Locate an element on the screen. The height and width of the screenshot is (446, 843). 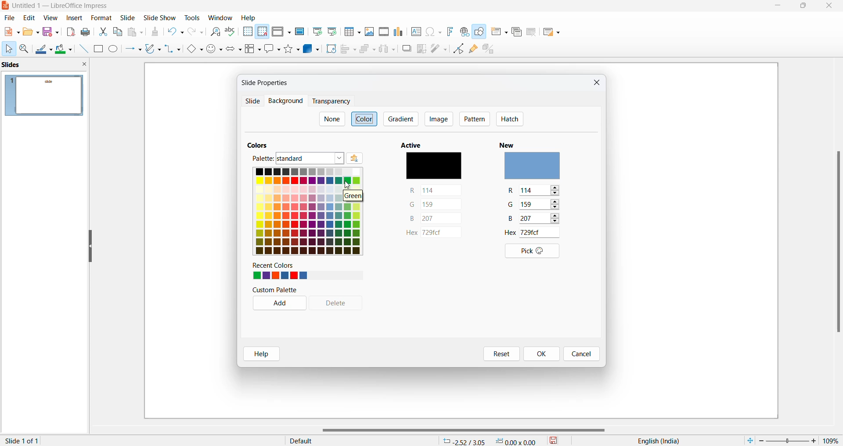
pattern is located at coordinates (475, 120).